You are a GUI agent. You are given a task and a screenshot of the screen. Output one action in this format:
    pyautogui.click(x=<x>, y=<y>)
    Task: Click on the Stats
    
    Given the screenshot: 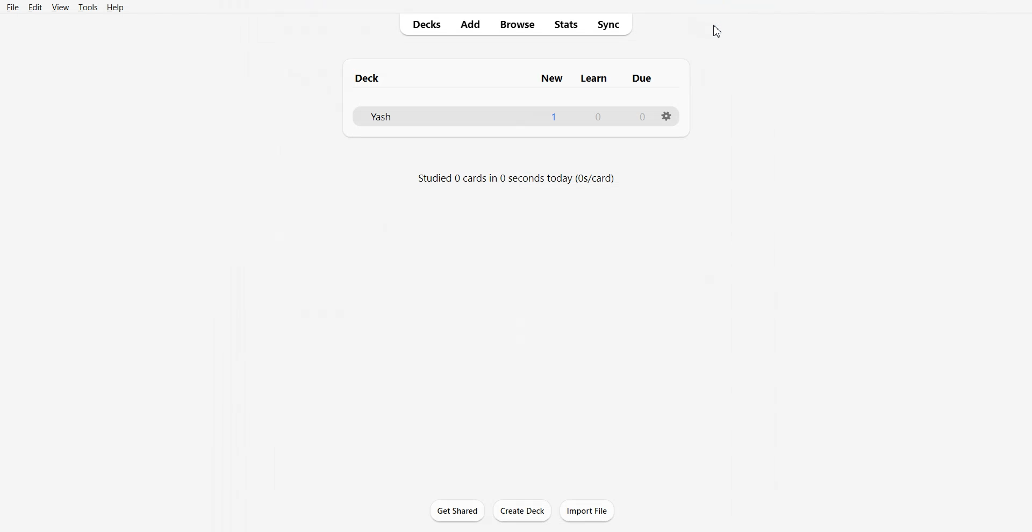 What is the action you would take?
    pyautogui.click(x=565, y=24)
    